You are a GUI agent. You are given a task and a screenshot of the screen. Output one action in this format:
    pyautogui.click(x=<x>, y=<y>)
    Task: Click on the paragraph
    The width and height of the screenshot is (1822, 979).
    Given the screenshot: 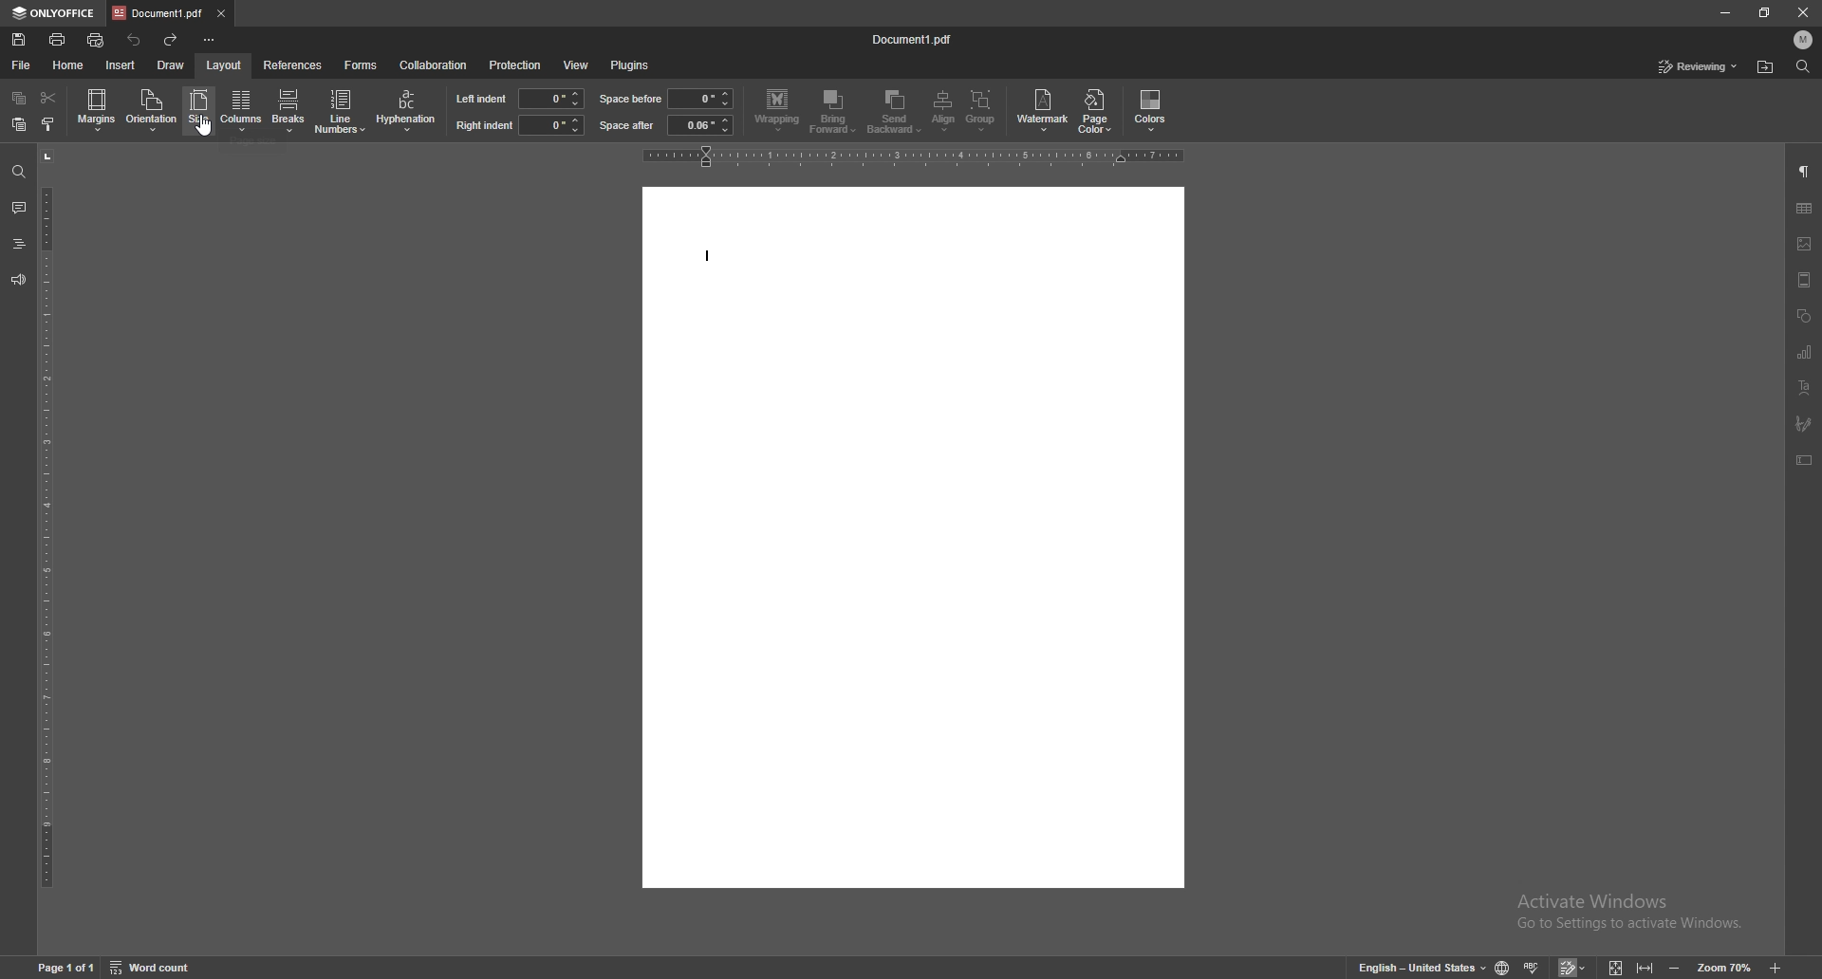 What is the action you would take?
    pyautogui.click(x=1804, y=173)
    